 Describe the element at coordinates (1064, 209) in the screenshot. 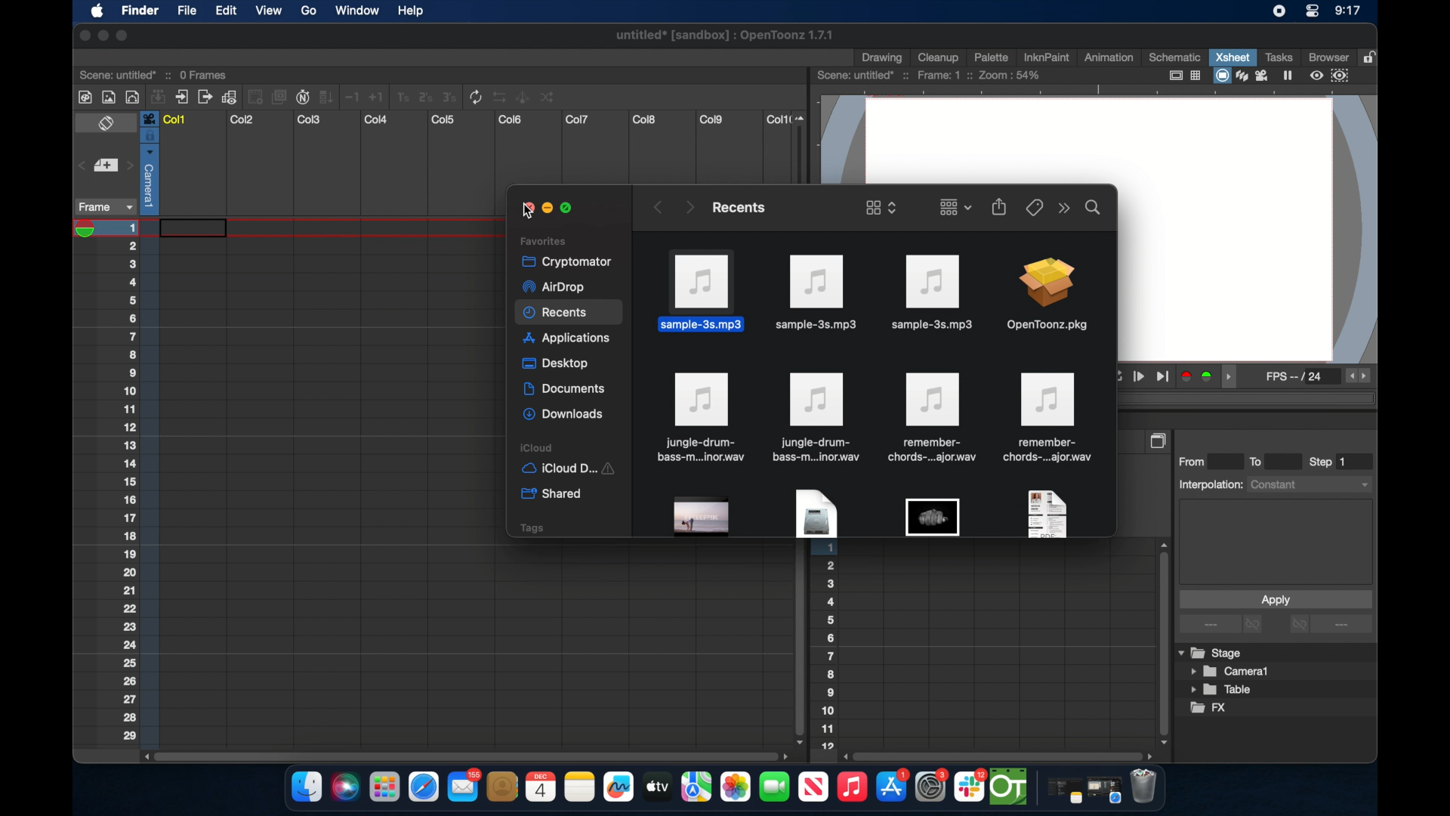

I see `more options` at that location.